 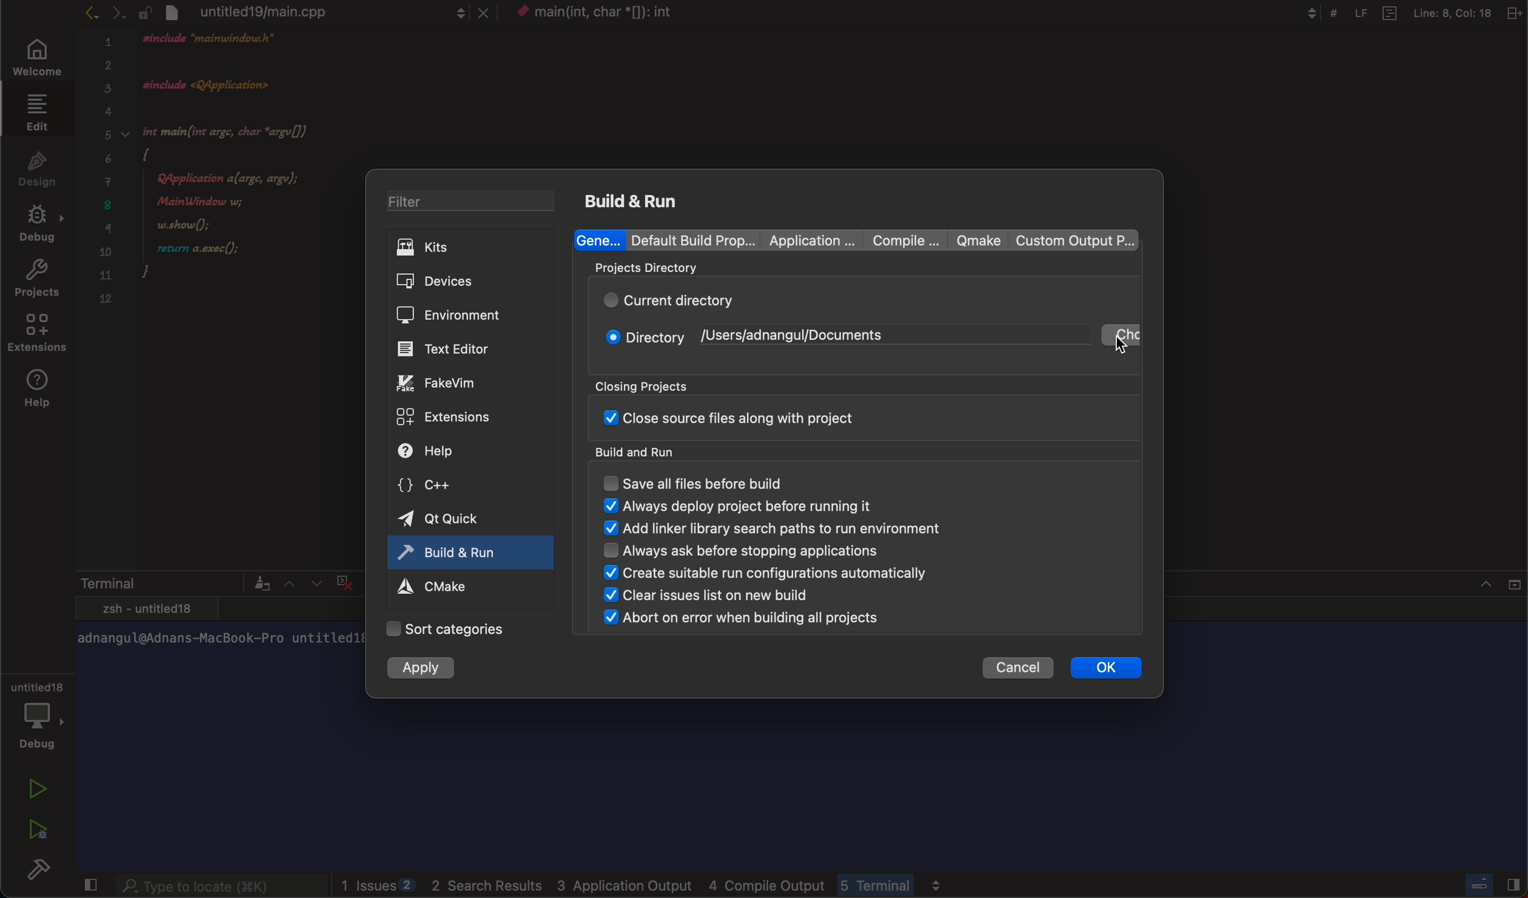 What do you see at coordinates (735, 619) in the screenshot?
I see `abort on error` at bounding box center [735, 619].